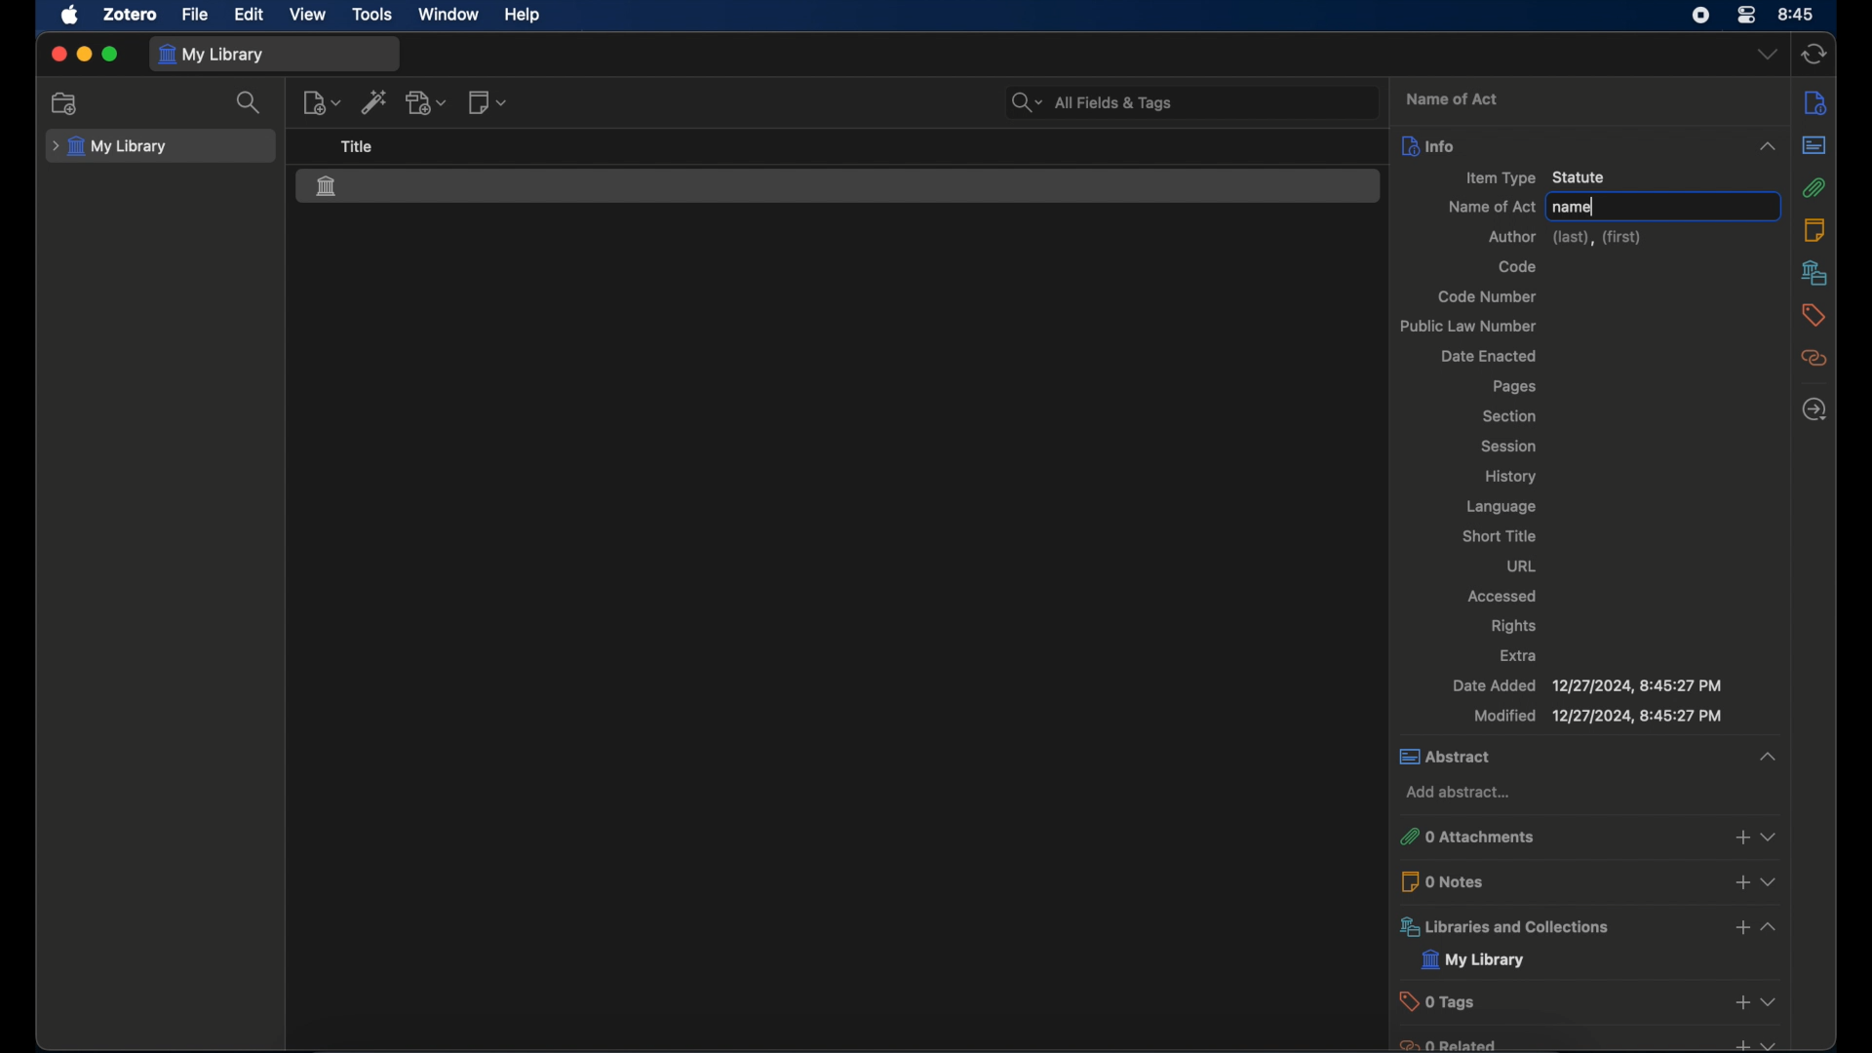 The width and height of the screenshot is (1872, 1053). Describe the element at coordinates (1511, 415) in the screenshot. I see `section` at that location.